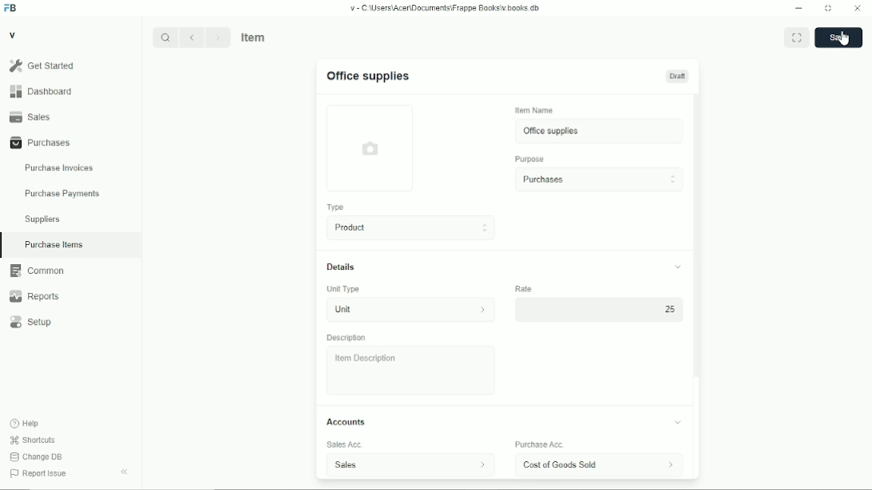 The width and height of the screenshot is (872, 490). I want to click on unit, so click(391, 310).